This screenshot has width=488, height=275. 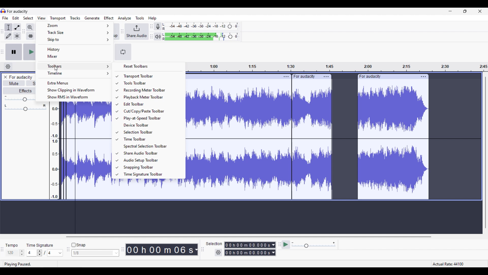 I want to click on Multi tool, so click(x=17, y=36).